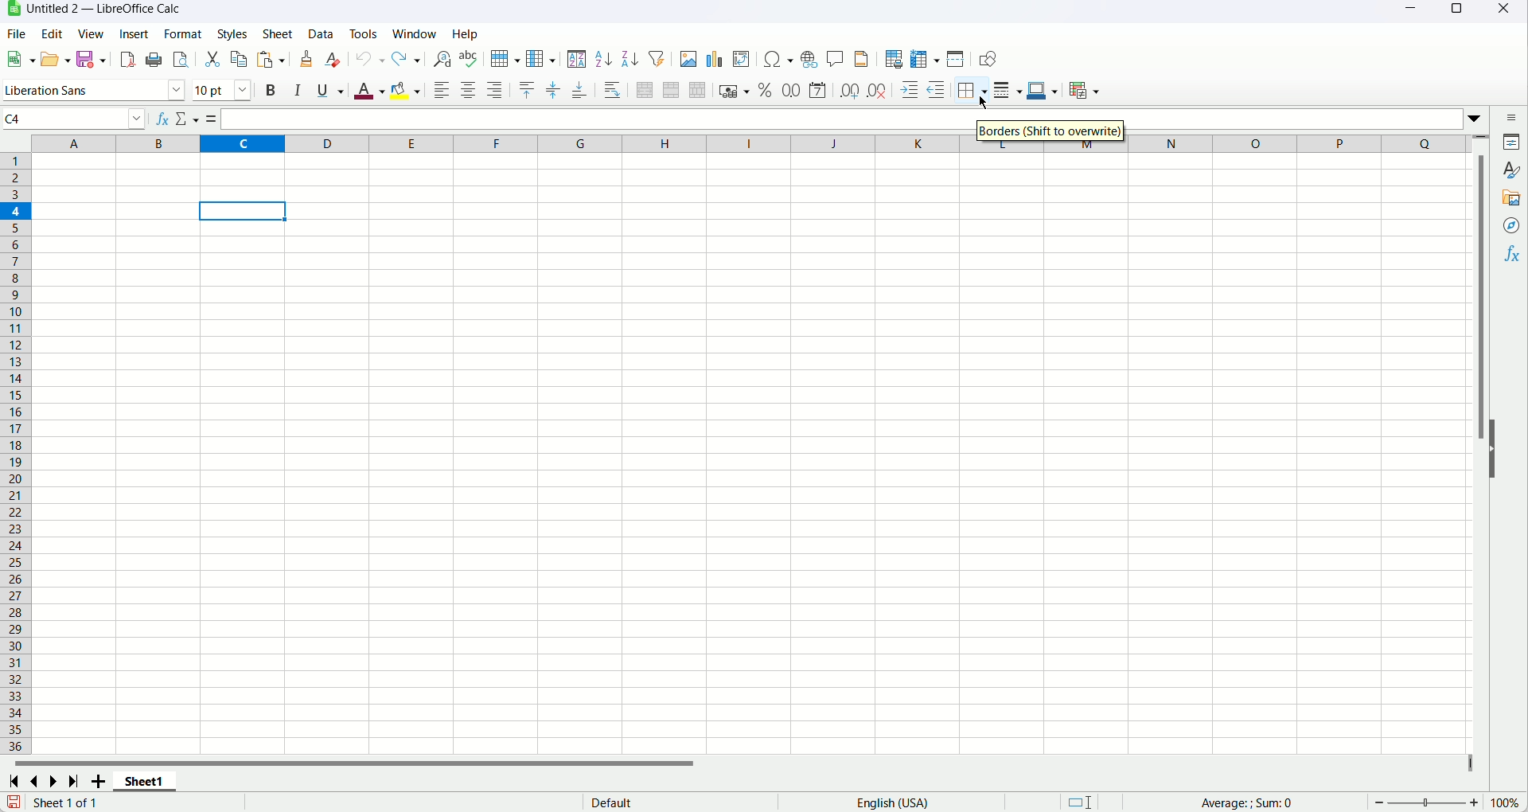 Image resolution: width=1528 pixels, height=812 pixels. Describe the element at coordinates (698, 90) in the screenshot. I see `Unmerge cells` at that location.